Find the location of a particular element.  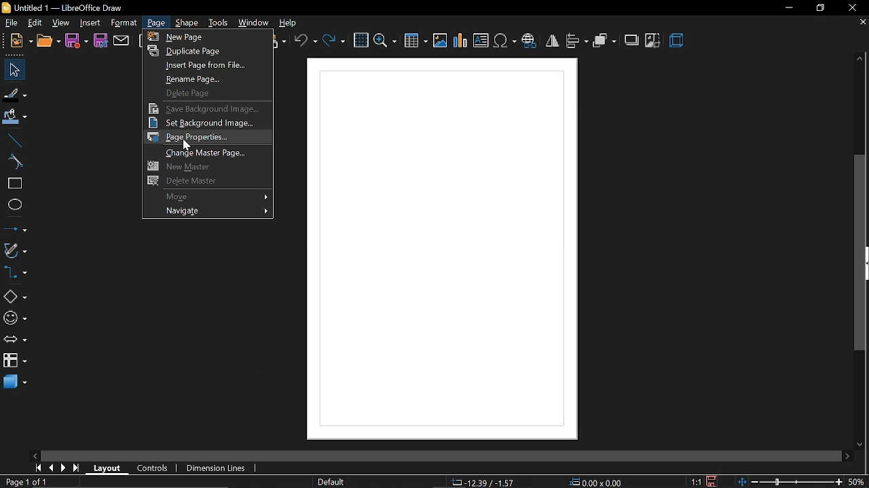

next page is located at coordinates (65, 469).